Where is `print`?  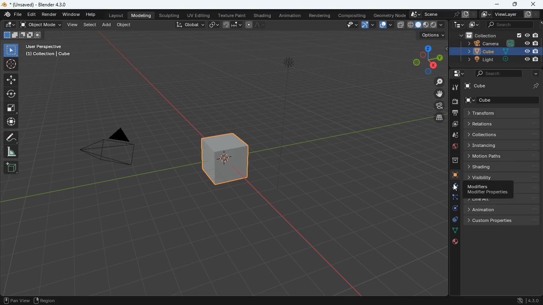 print is located at coordinates (454, 114).